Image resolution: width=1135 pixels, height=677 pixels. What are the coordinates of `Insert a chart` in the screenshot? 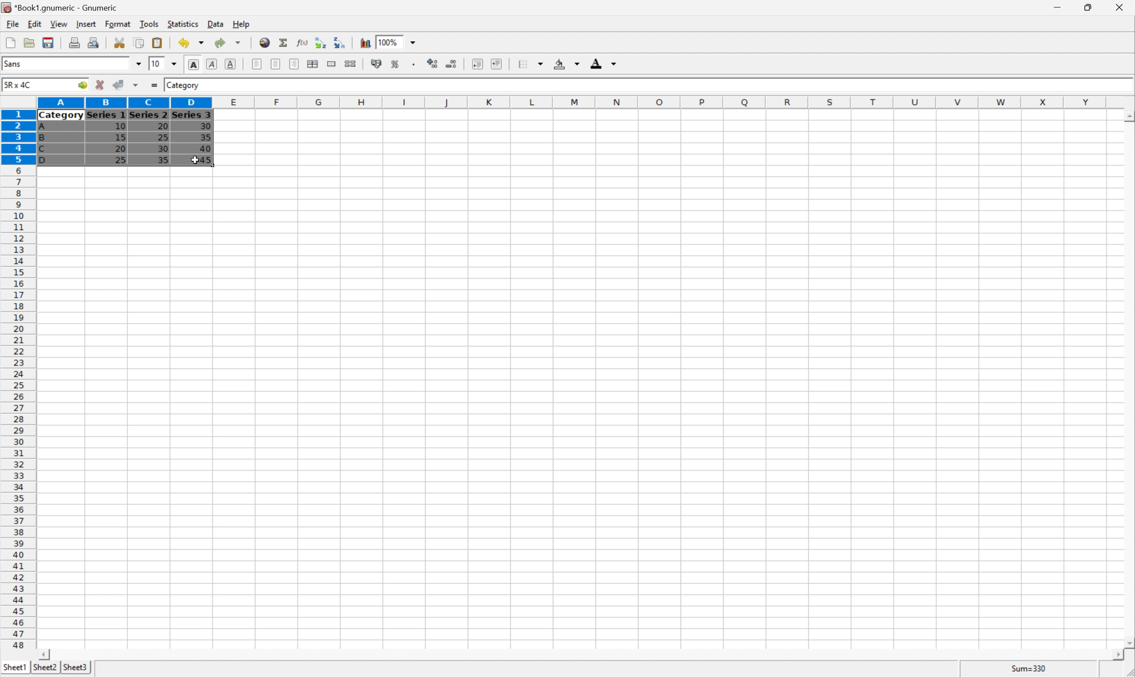 It's located at (365, 42).